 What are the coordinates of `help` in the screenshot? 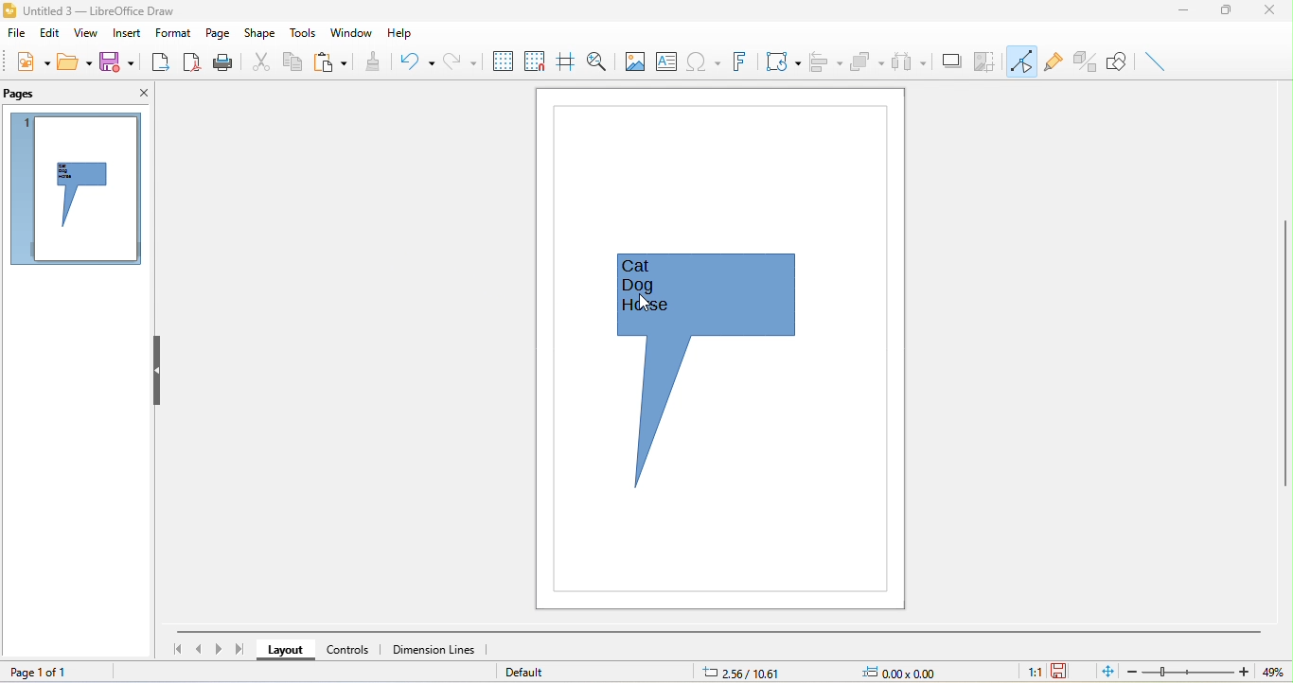 It's located at (399, 34).